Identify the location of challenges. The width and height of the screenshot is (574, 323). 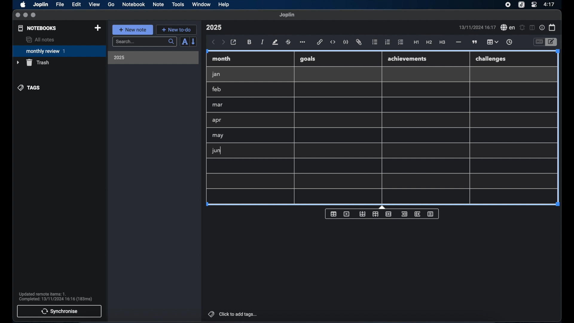
(491, 59).